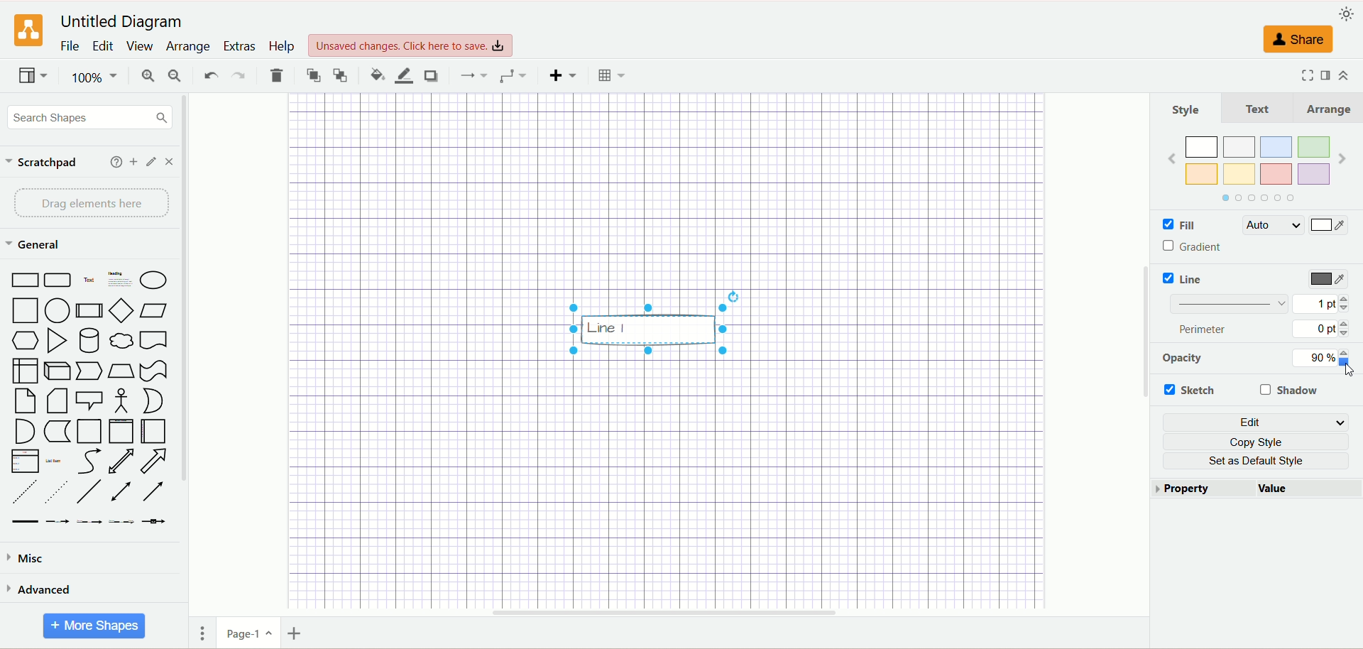 The width and height of the screenshot is (1363, 649). What do you see at coordinates (1256, 441) in the screenshot?
I see `copy style` at bounding box center [1256, 441].